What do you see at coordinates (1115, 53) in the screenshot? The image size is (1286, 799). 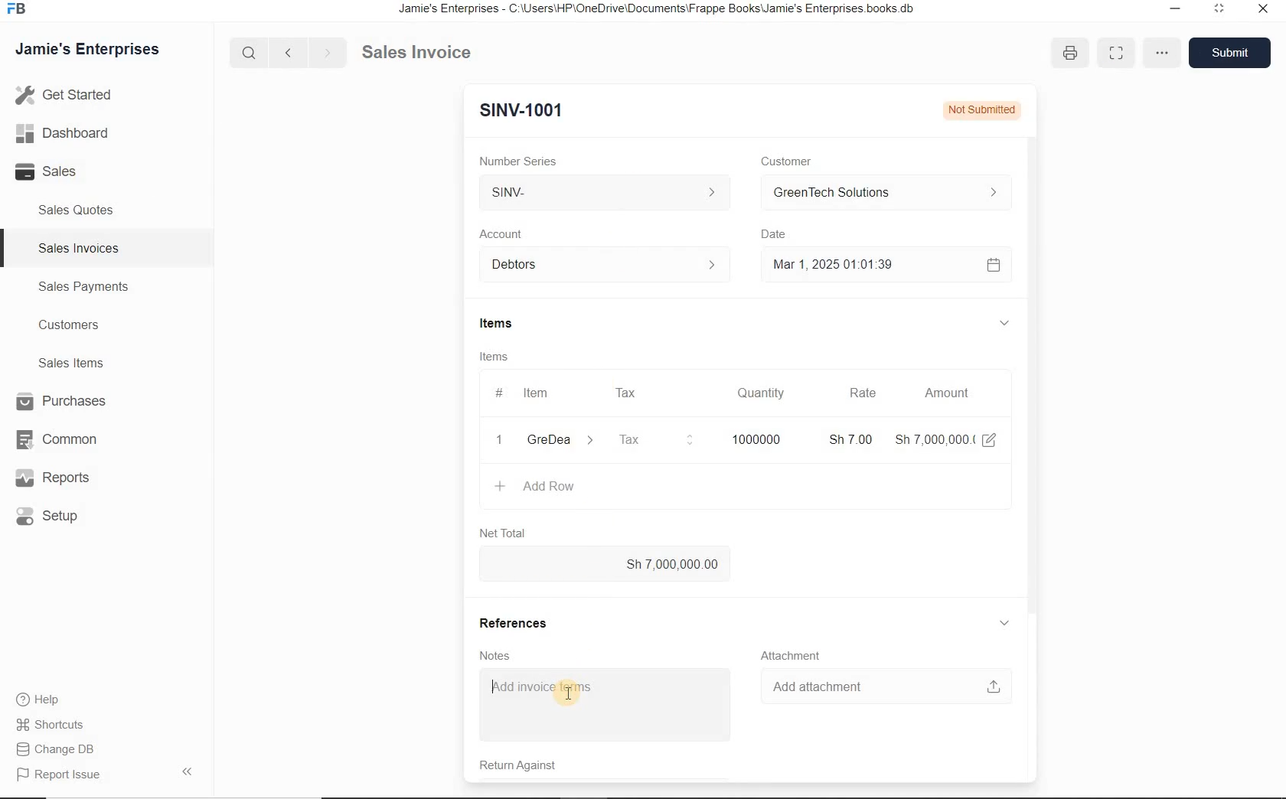 I see `full screen` at bounding box center [1115, 53].